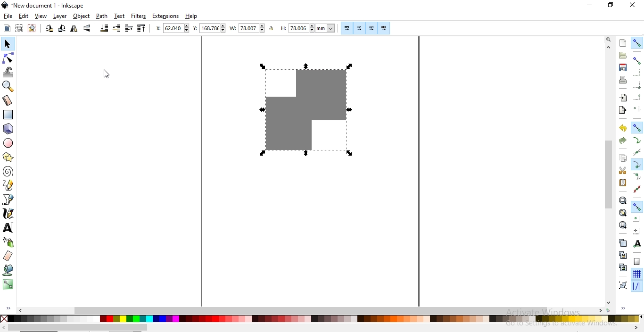  Describe the element at coordinates (191, 17) in the screenshot. I see `help` at that location.